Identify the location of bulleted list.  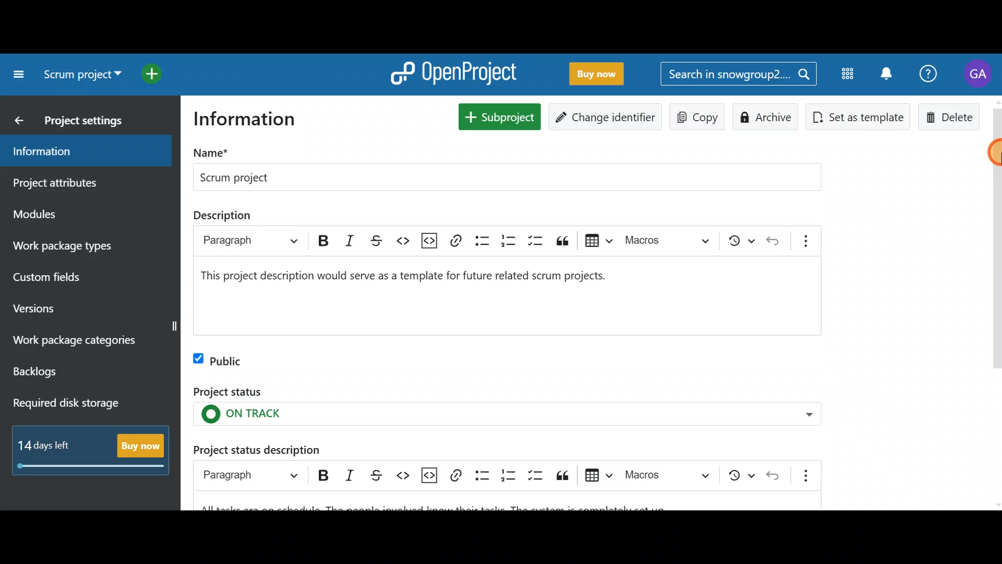
(482, 241).